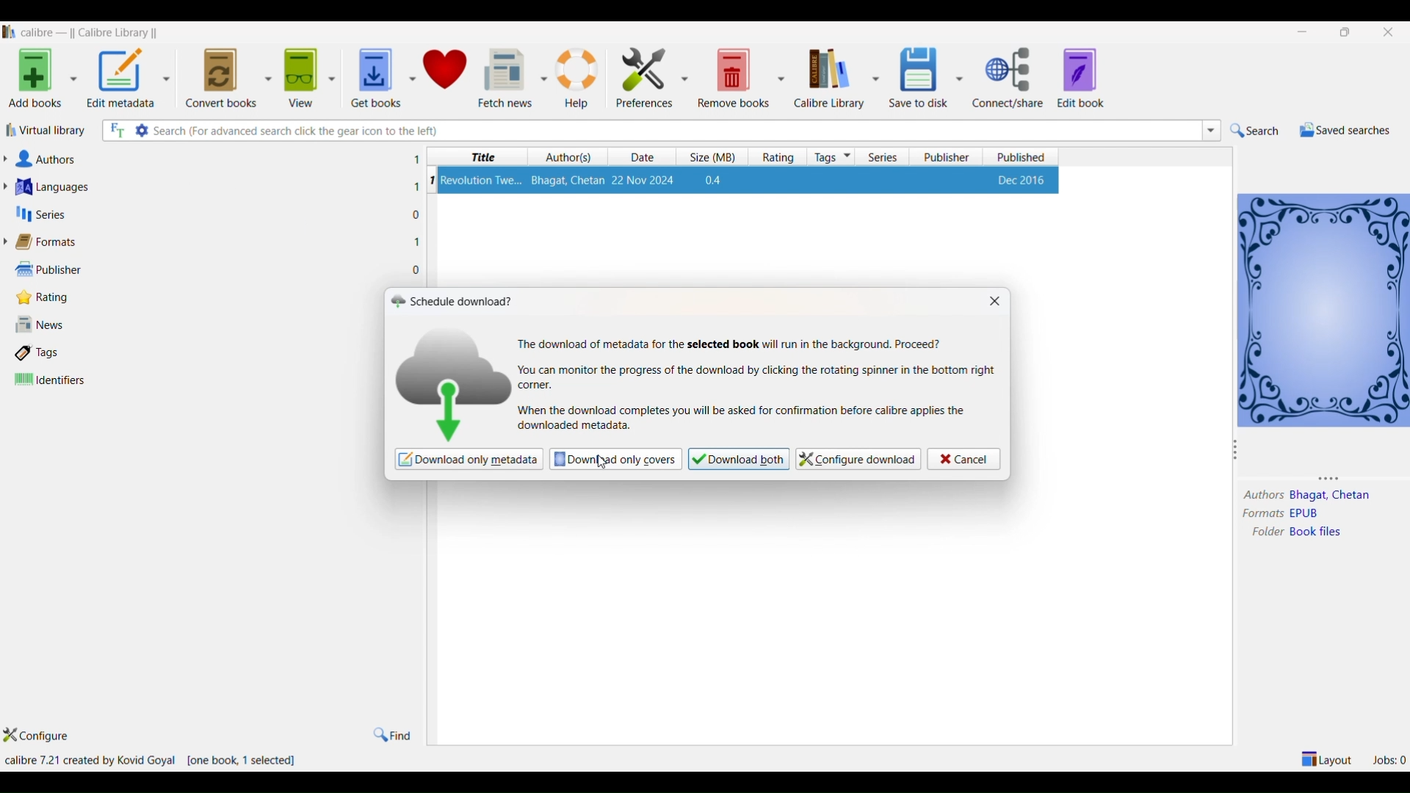 The width and height of the screenshot is (1410, 793). Describe the element at coordinates (640, 75) in the screenshot. I see `preferences` at that location.